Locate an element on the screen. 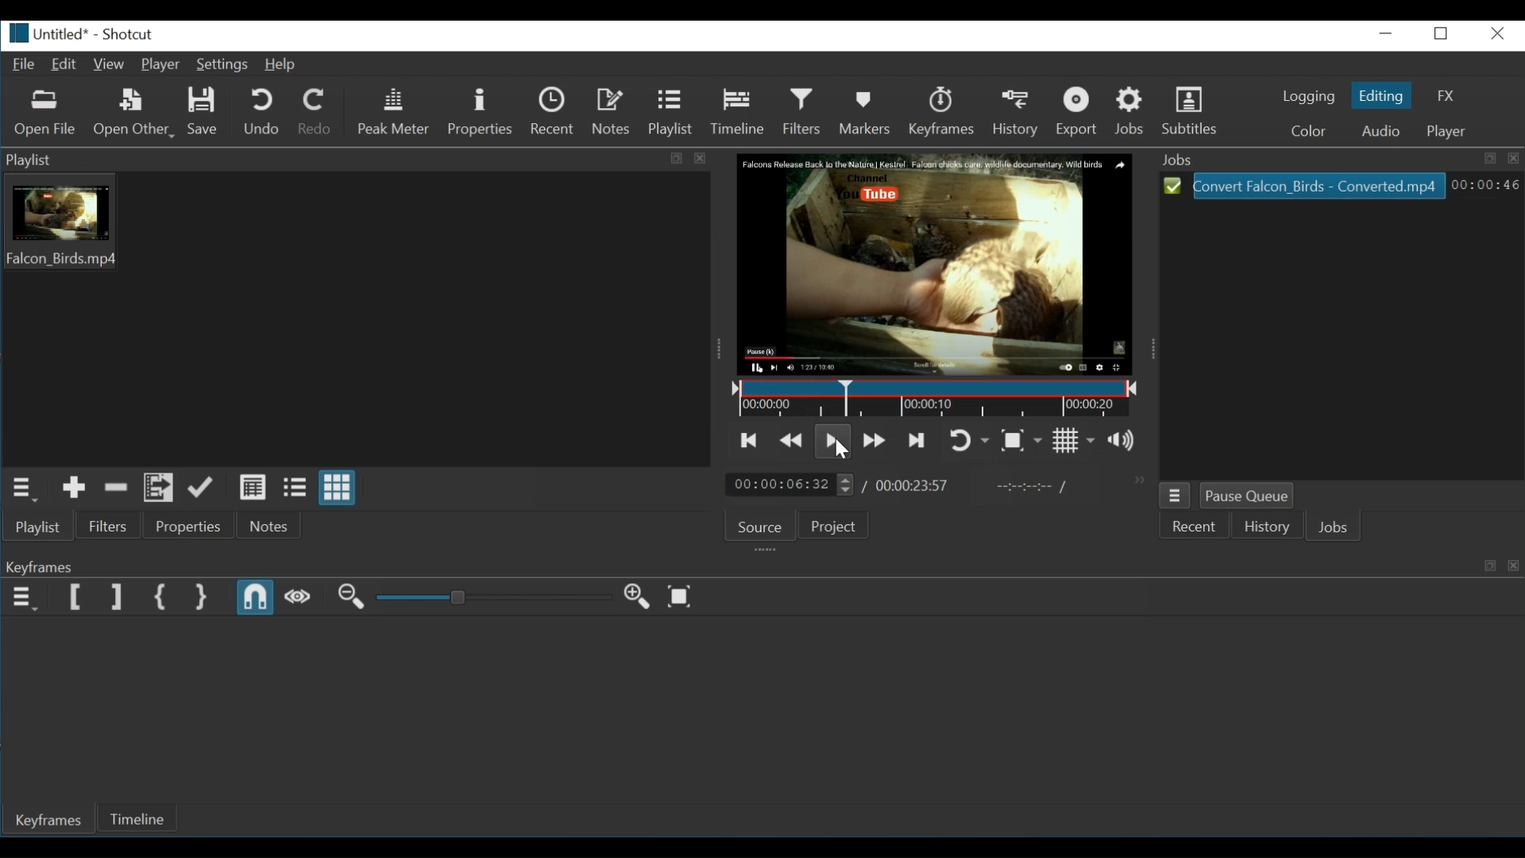  Jobs menu is located at coordinates (1176, 496).